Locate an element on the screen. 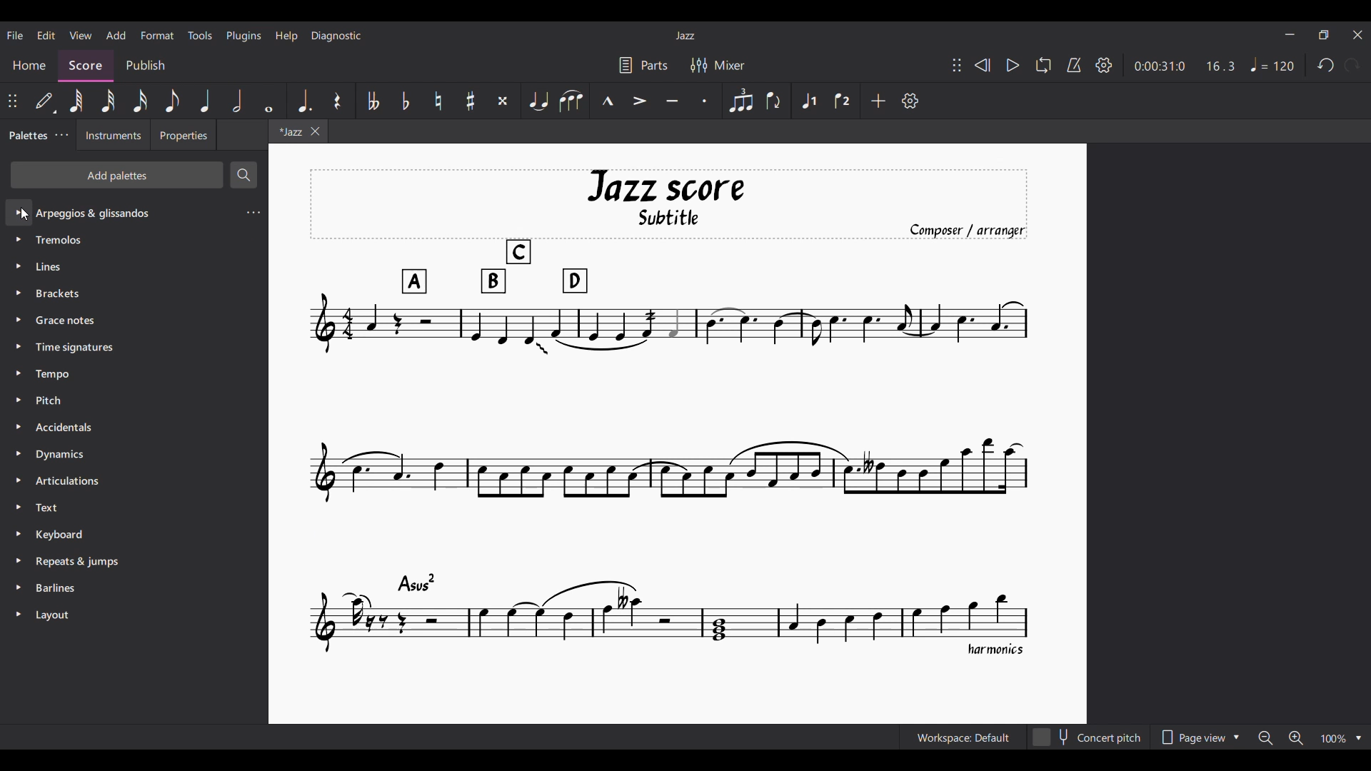 Image resolution: width=1371 pixels, height=771 pixels. Default is located at coordinates (46, 101).